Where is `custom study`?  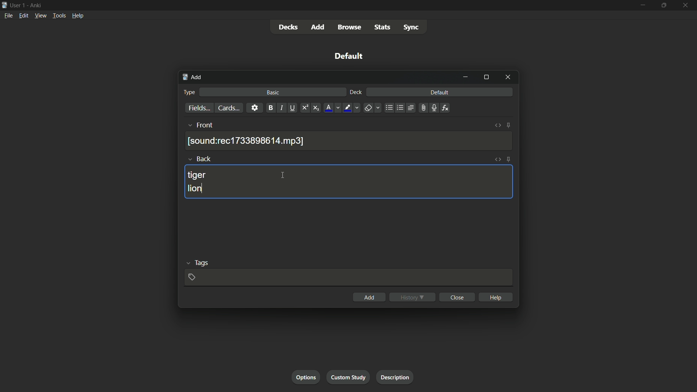
custom study is located at coordinates (349, 377).